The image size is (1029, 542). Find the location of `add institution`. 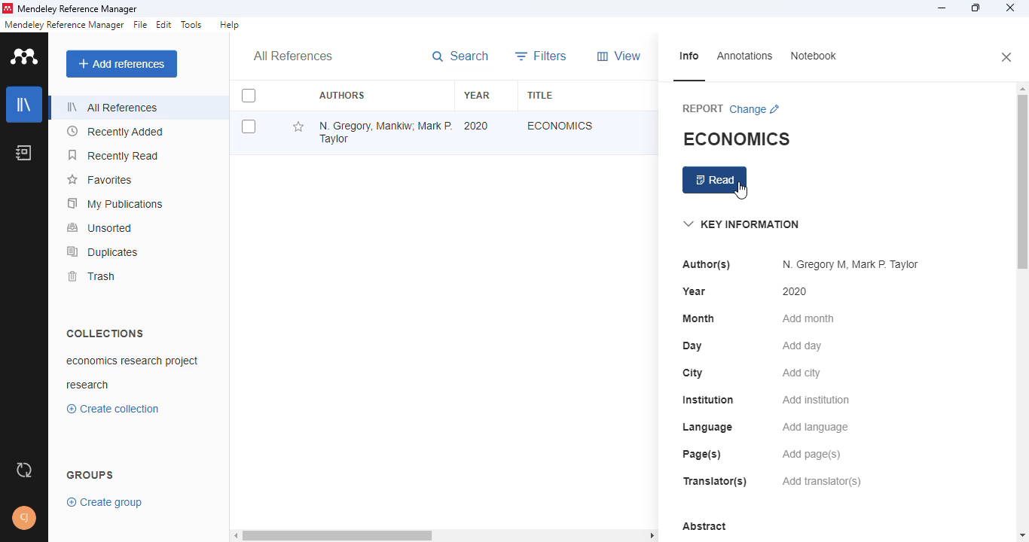

add institution is located at coordinates (816, 400).